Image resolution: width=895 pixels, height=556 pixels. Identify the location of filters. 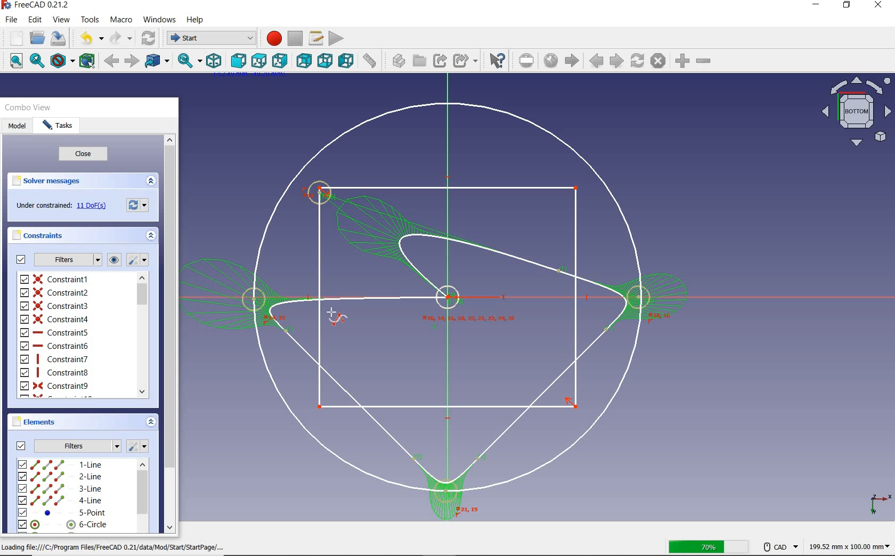
(58, 259).